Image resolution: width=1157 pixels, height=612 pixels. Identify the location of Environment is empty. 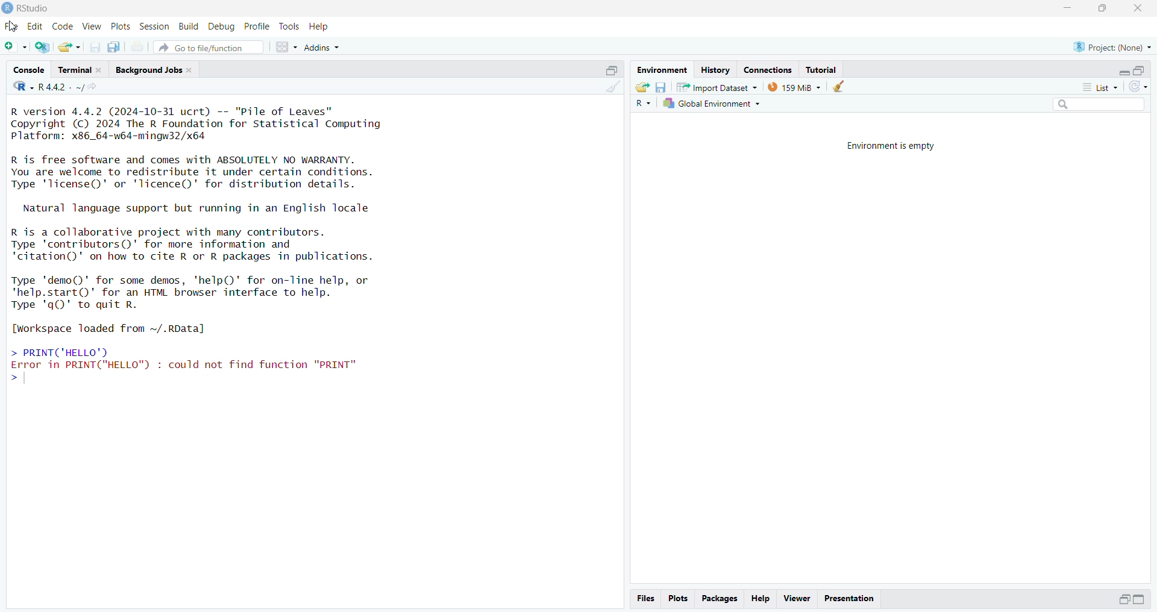
(895, 146).